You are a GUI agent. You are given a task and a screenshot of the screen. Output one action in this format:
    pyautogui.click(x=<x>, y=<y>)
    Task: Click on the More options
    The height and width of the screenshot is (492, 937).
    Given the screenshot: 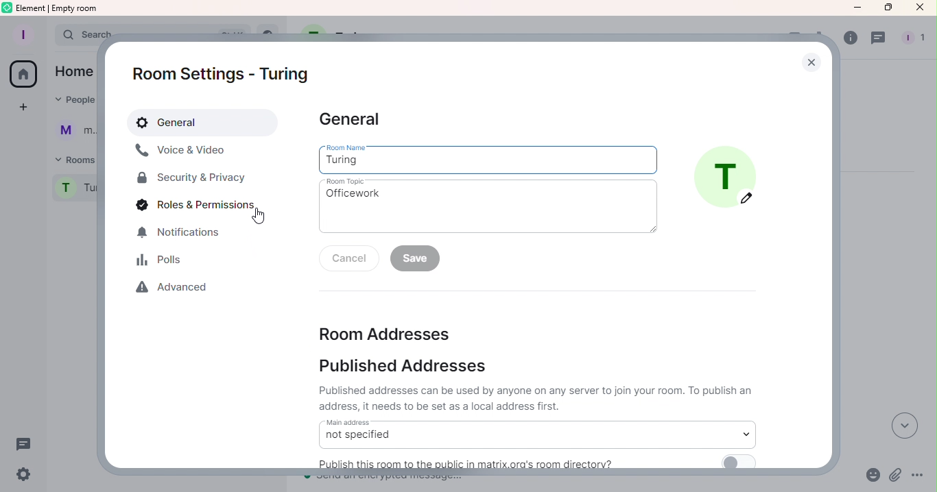 What is the action you would take?
    pyautogui.click(x=916, y=477)
    